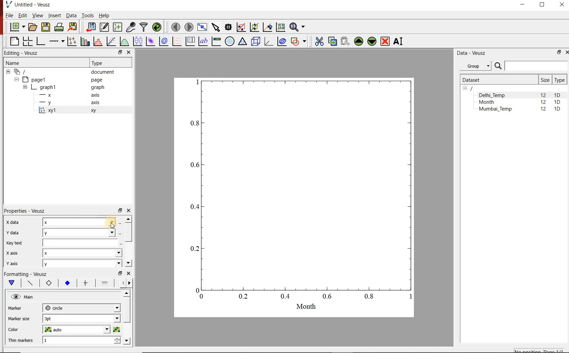 The height and width of the screenshot is (353, 569). I want to click on filter data, so click(144, 27).